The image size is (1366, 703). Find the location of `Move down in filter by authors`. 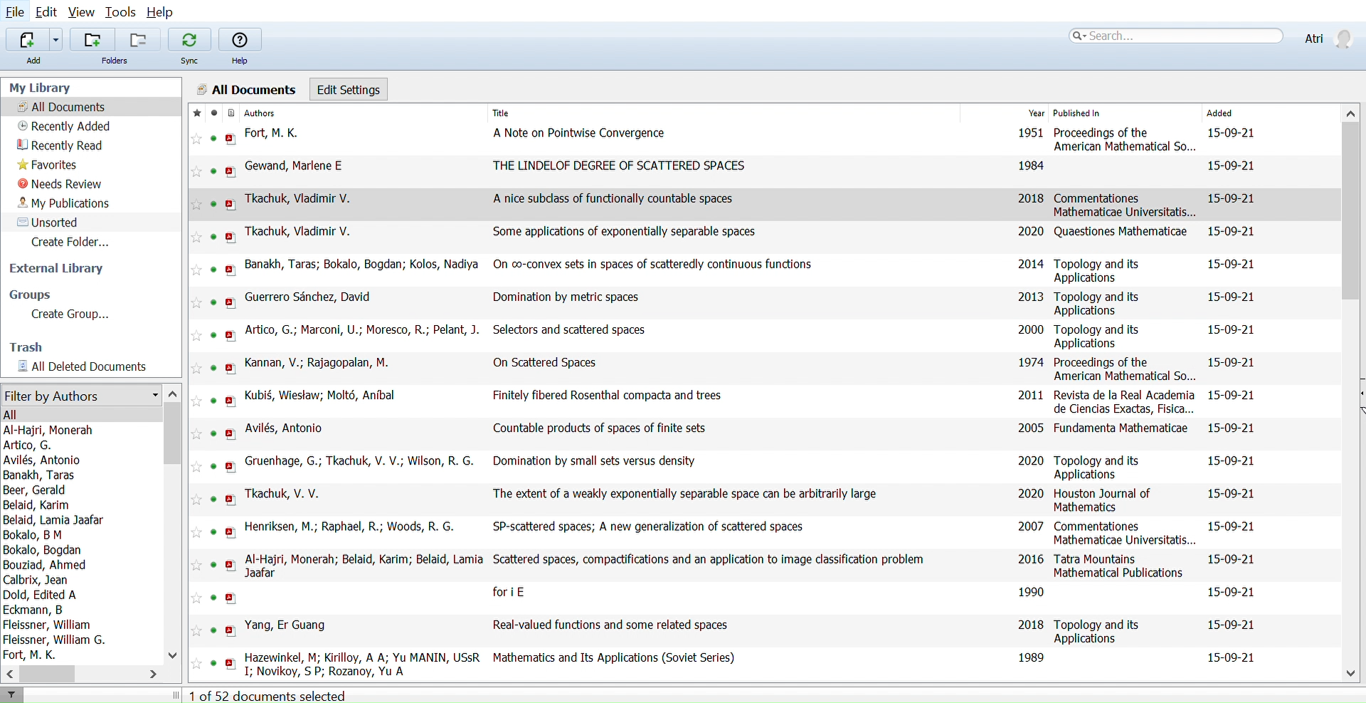

Move down in filter by authors is located at coordinates (171, 653).